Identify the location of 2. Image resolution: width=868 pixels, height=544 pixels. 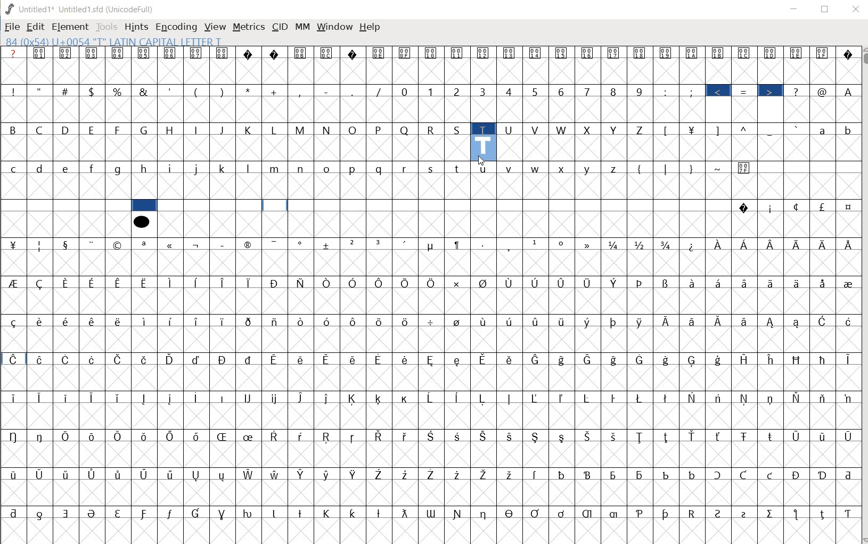
(458, 92).